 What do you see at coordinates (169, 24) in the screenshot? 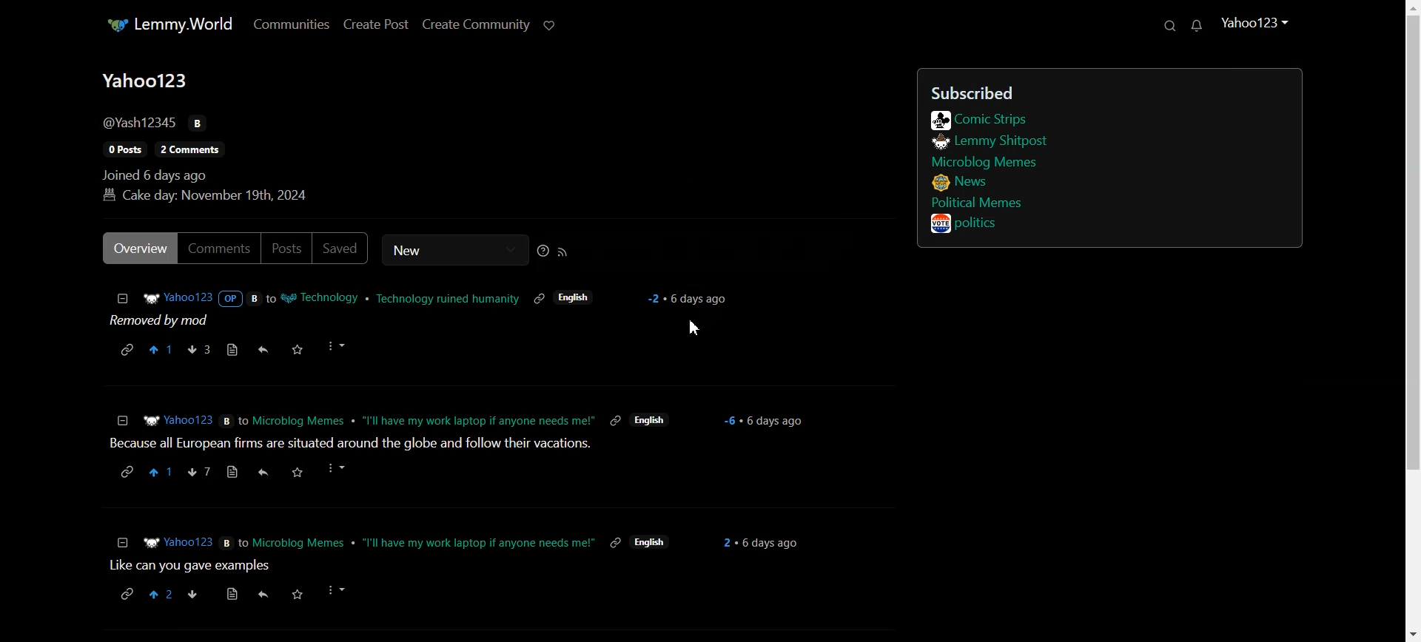
I see `Home page` at bounding box center [169, 24].